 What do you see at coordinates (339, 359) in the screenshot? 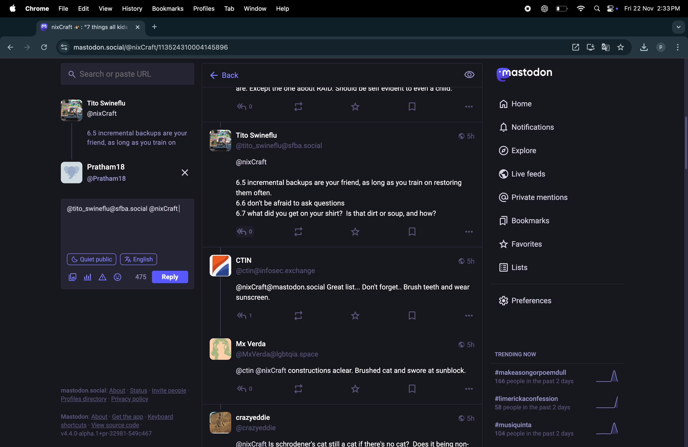
I see `thread` at bounding box center [339, 359].